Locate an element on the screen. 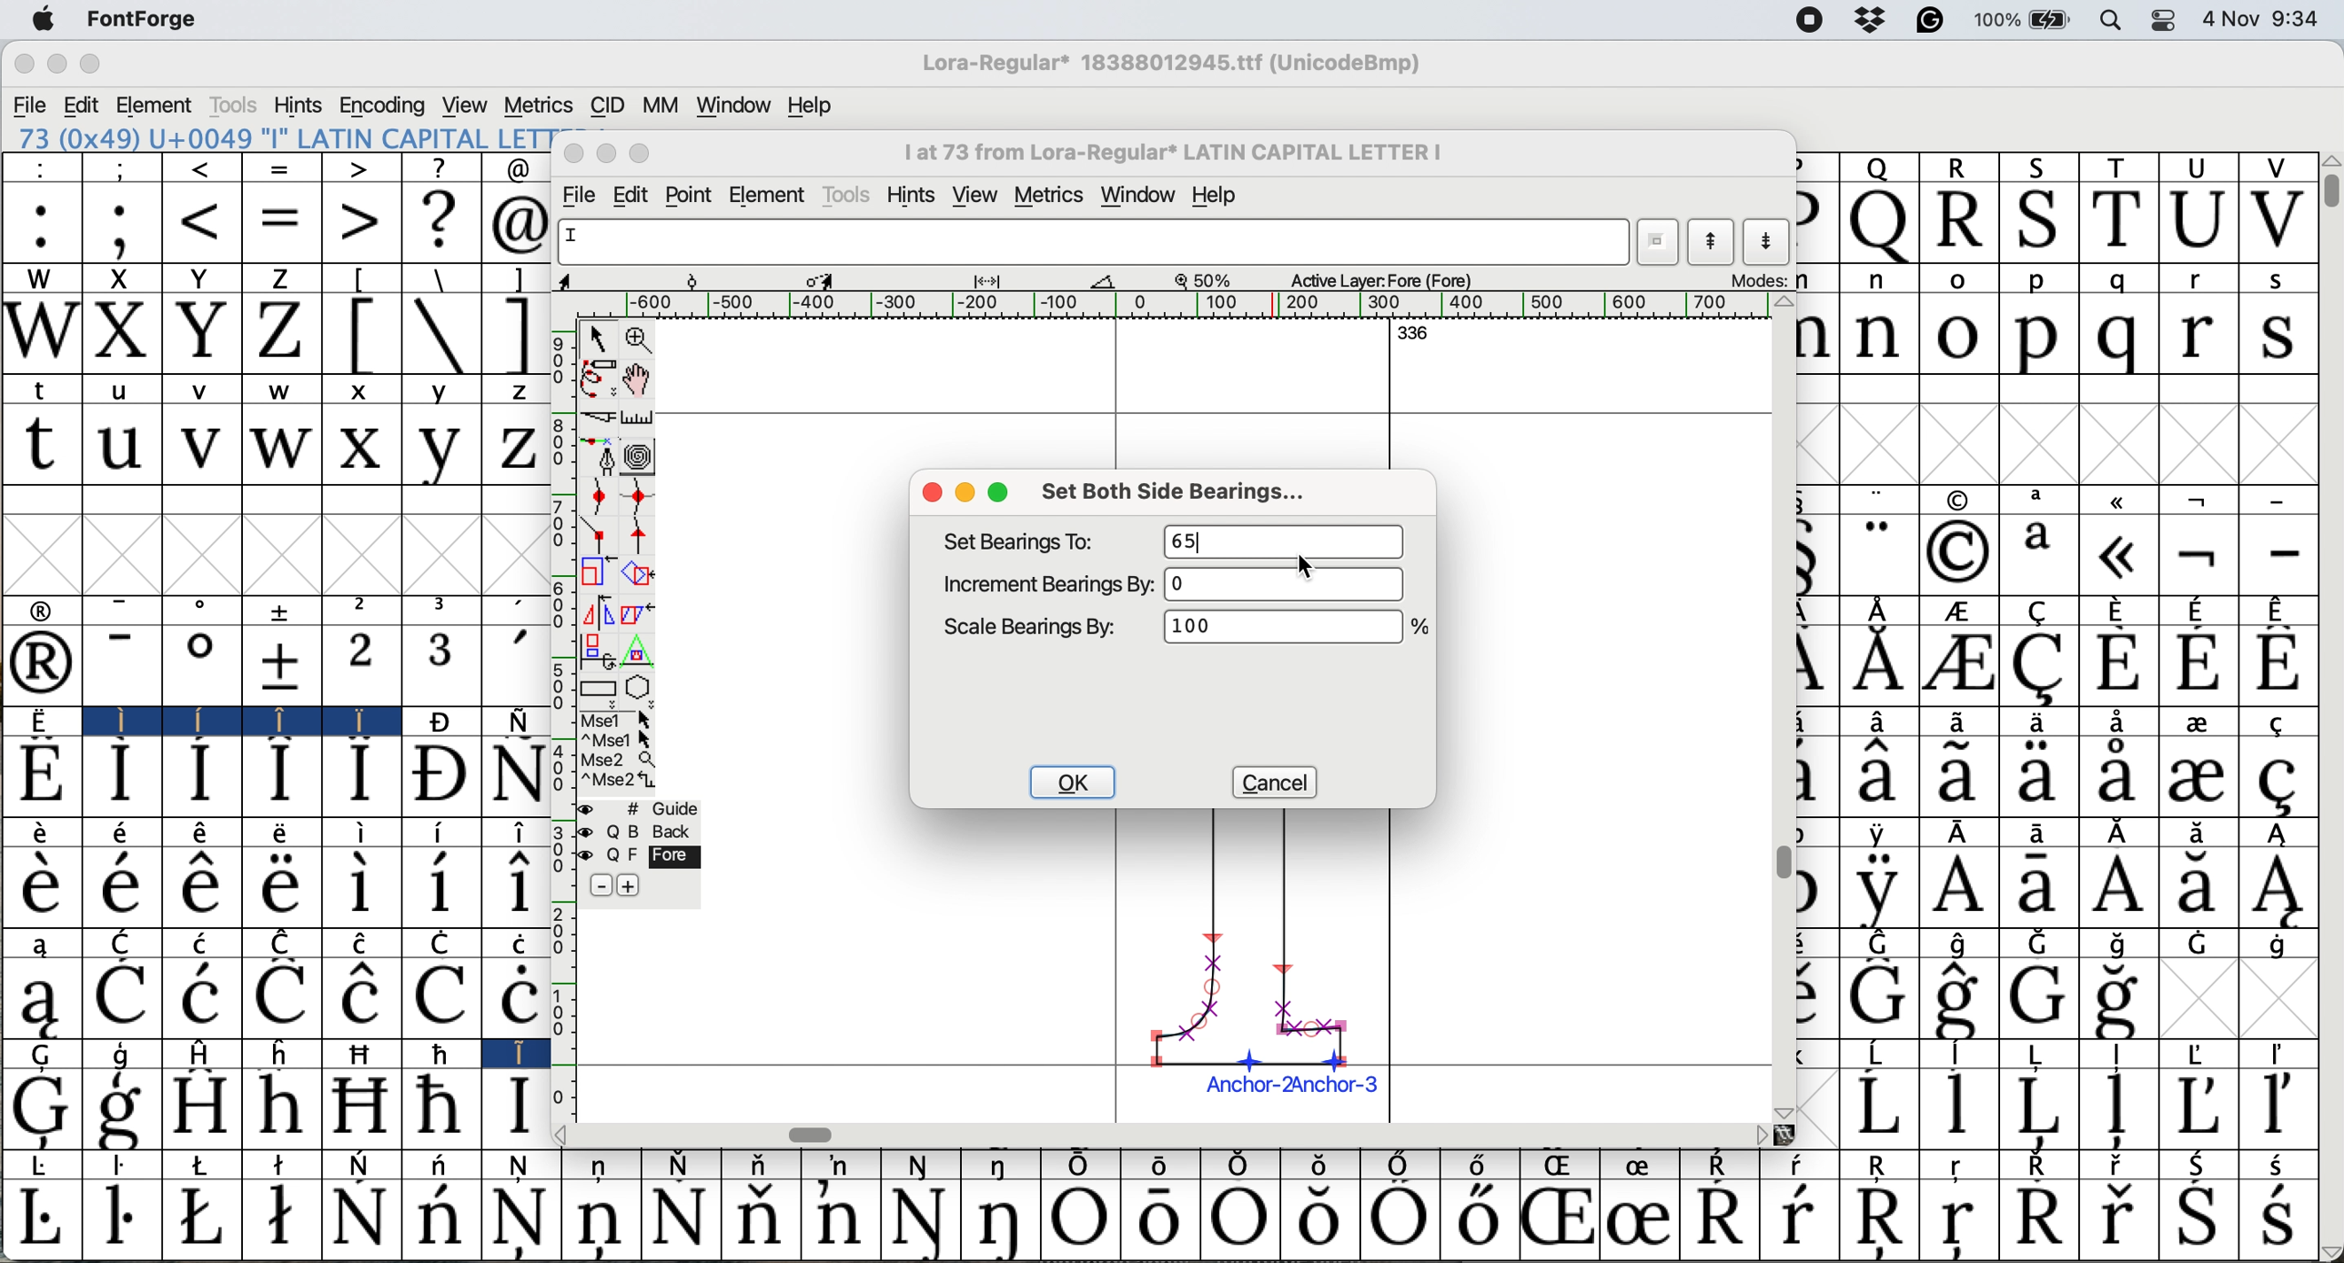 This screenshot has height=1263, width=2344. Symbol is located at coordinates (2120, 945).